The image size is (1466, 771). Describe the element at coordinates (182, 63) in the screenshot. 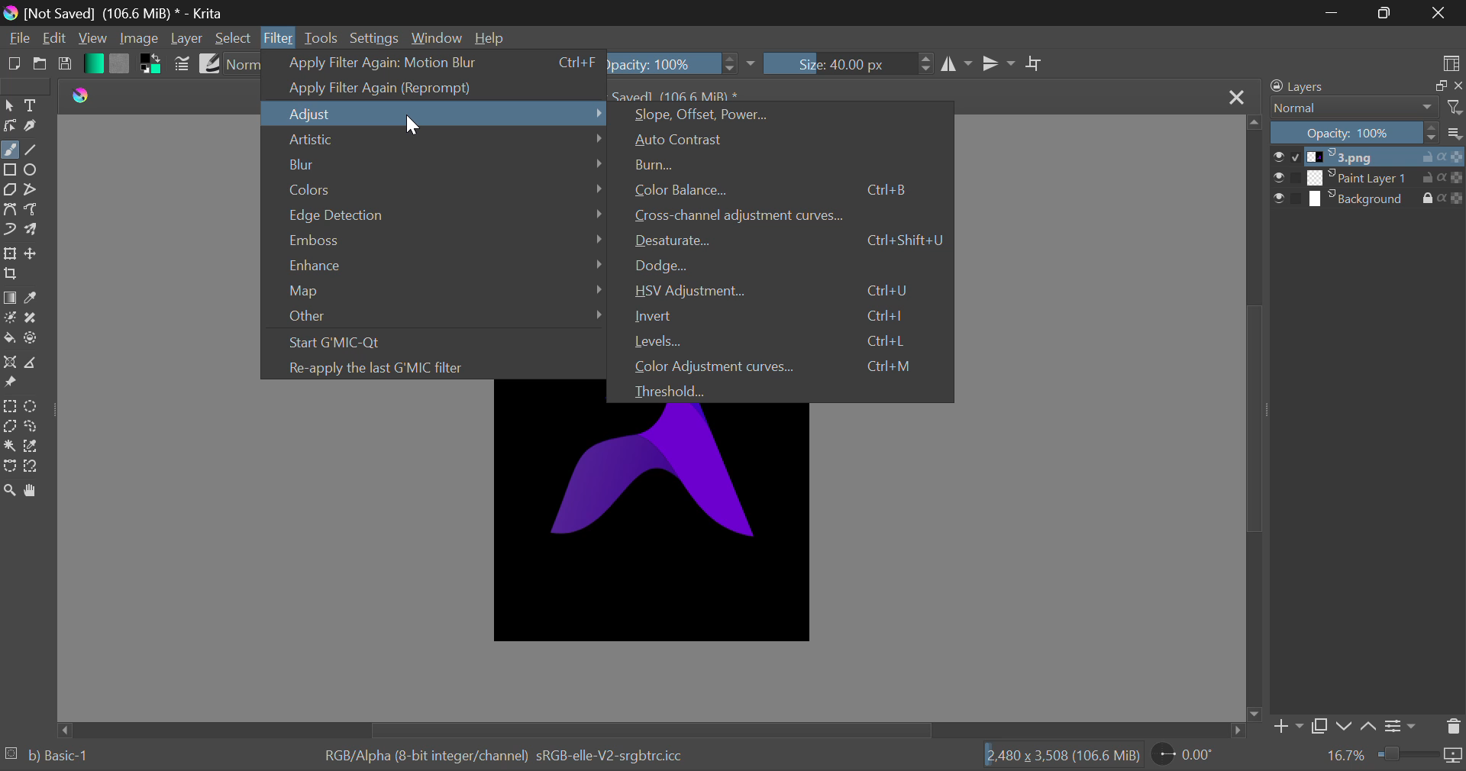

I see `Brush Settings` at that location.